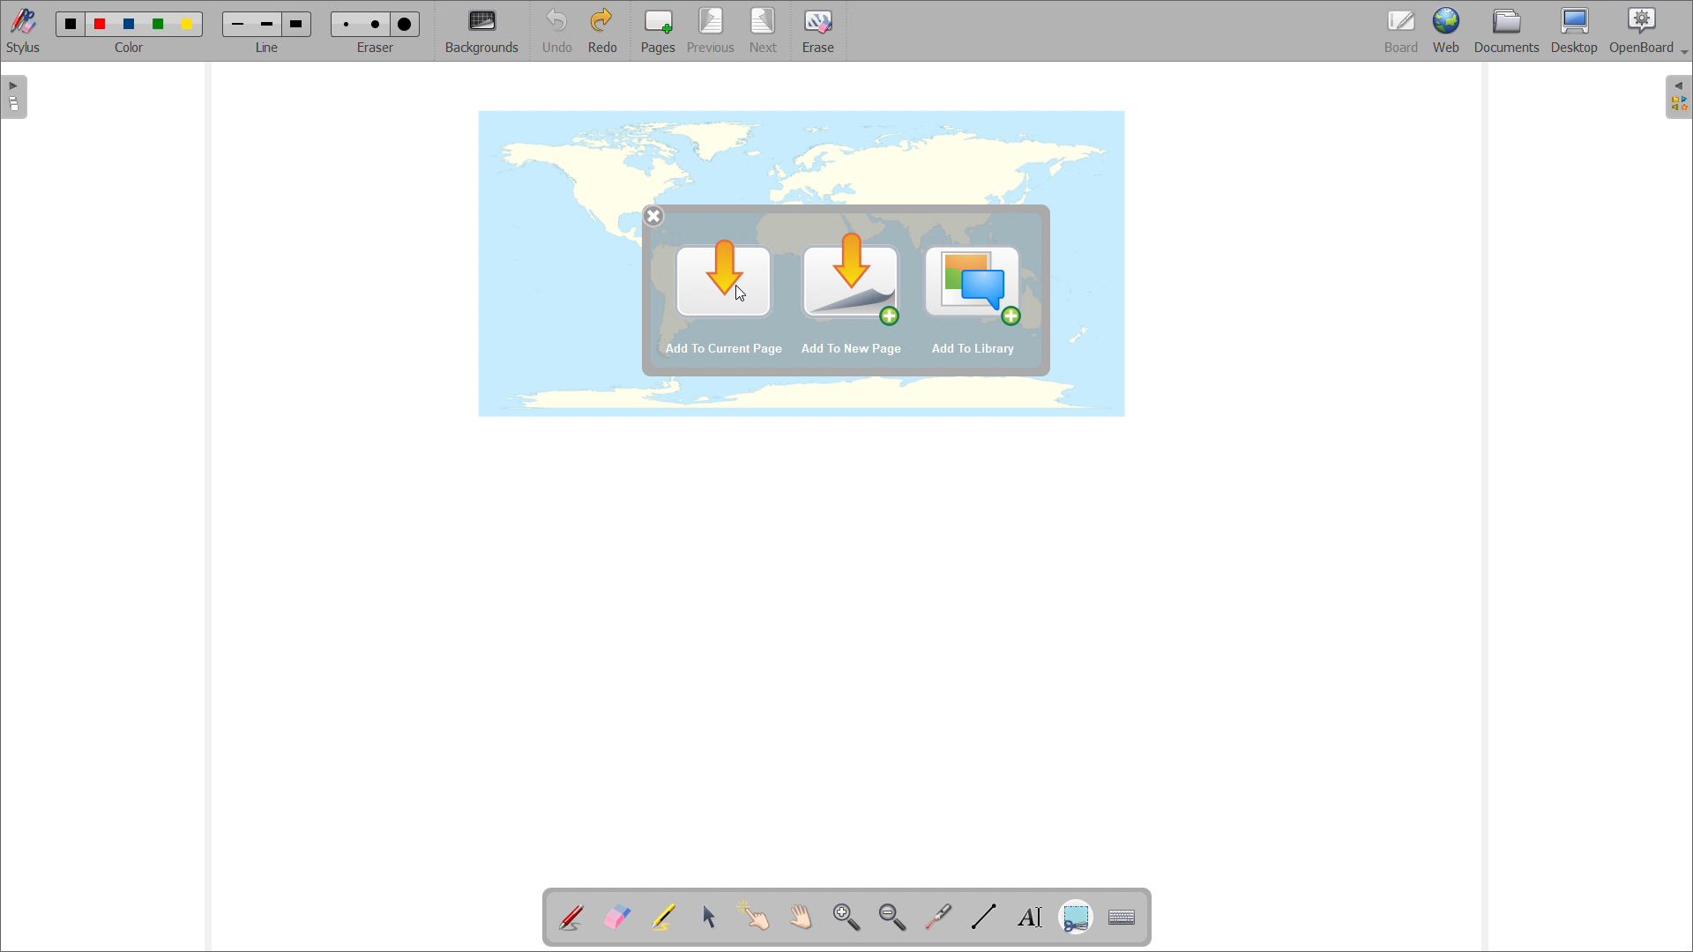 The width and height of the screenshot is (1693, 952). I want to click on desktop, so click(1575, 30).